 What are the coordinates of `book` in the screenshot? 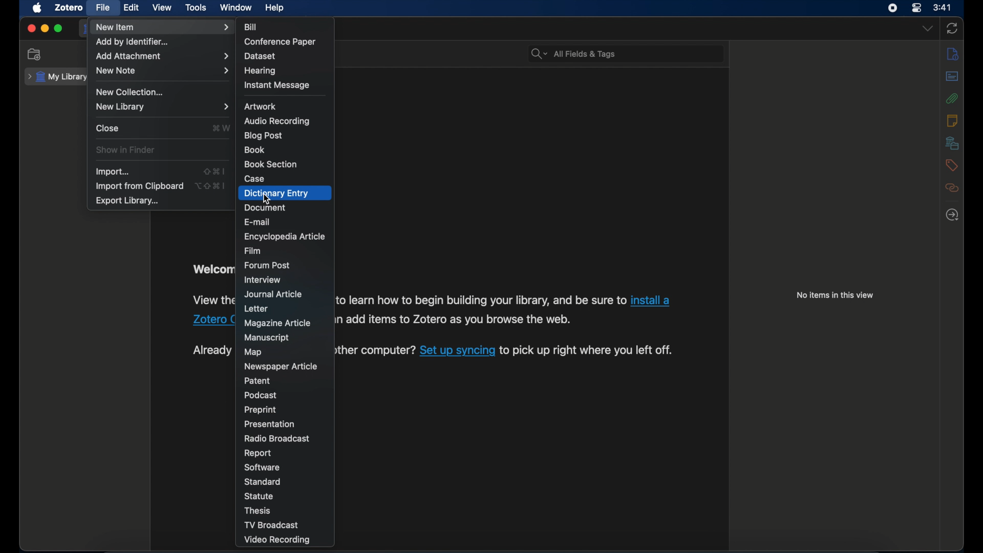 It's located at (255, 150).